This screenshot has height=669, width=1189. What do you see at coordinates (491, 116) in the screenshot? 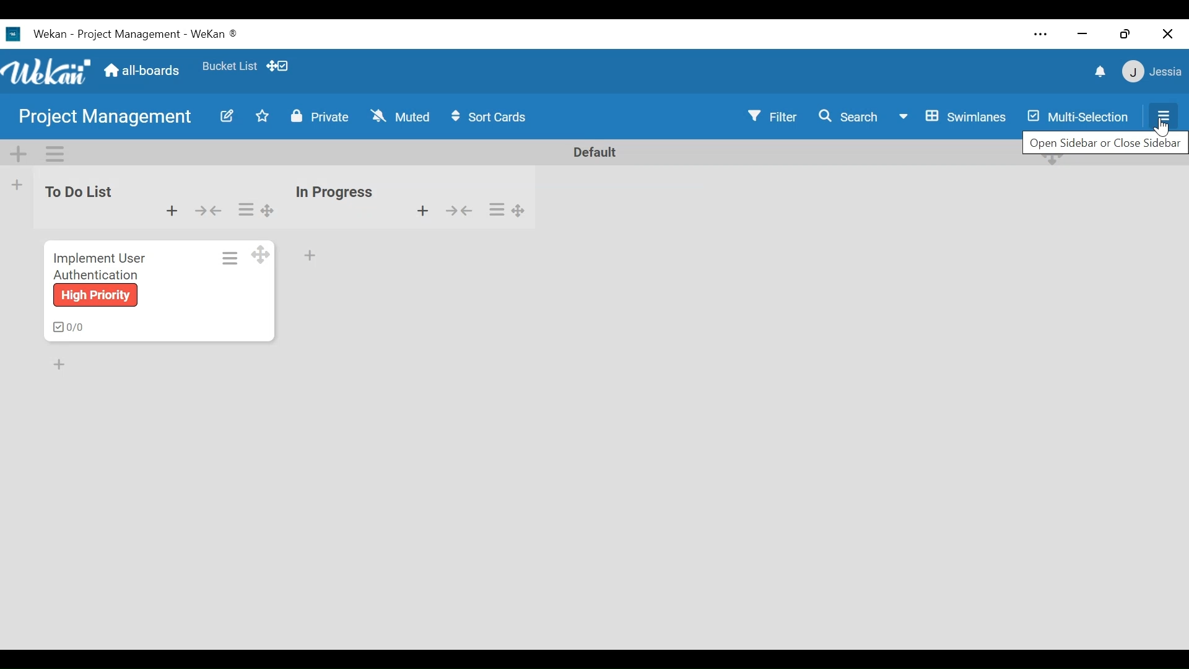
I see `Sort Cards` at bounding box center [491, 116].